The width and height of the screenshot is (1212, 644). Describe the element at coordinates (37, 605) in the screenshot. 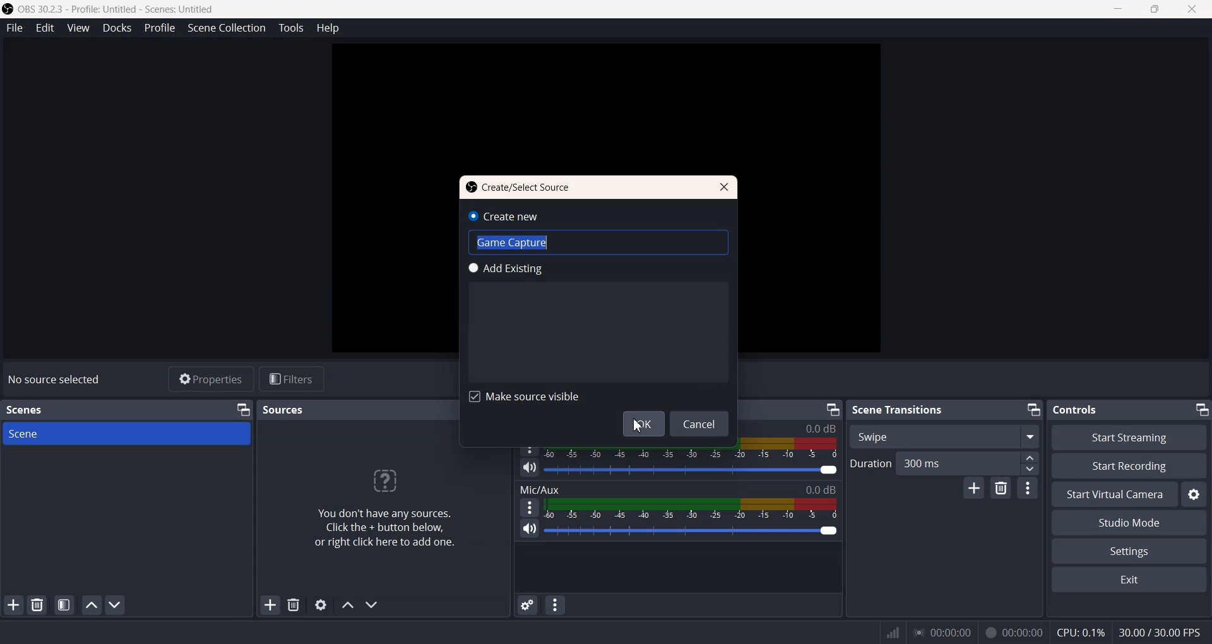

I see `Remove Selected Scene` at that location.